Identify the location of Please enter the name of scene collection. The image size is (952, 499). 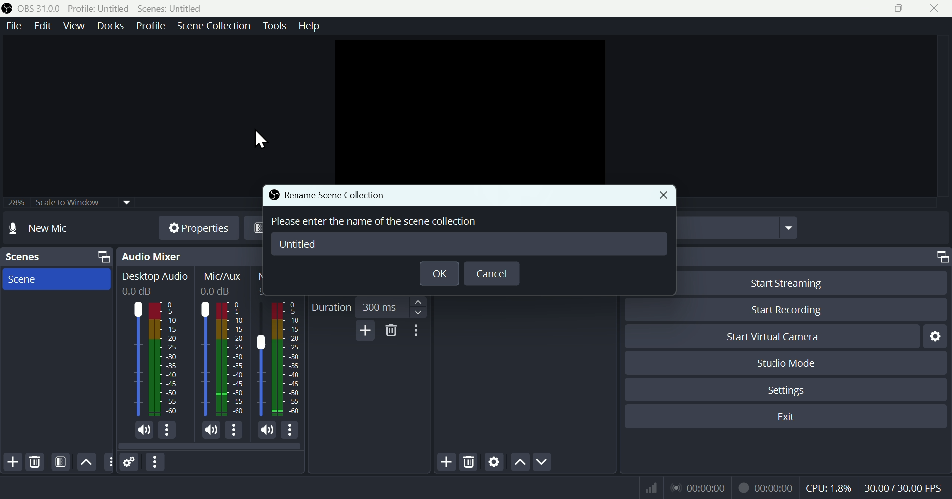
(375, 221).